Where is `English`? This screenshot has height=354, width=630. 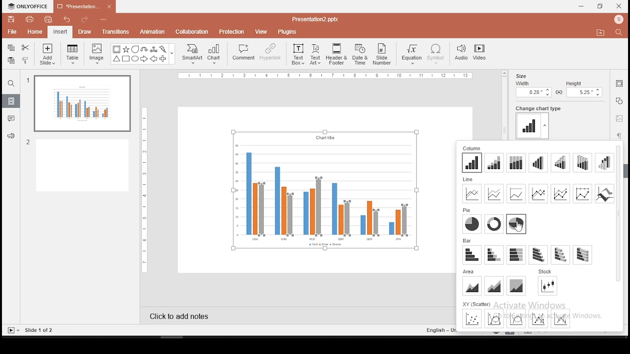 English is located at coordinates (441, 329).